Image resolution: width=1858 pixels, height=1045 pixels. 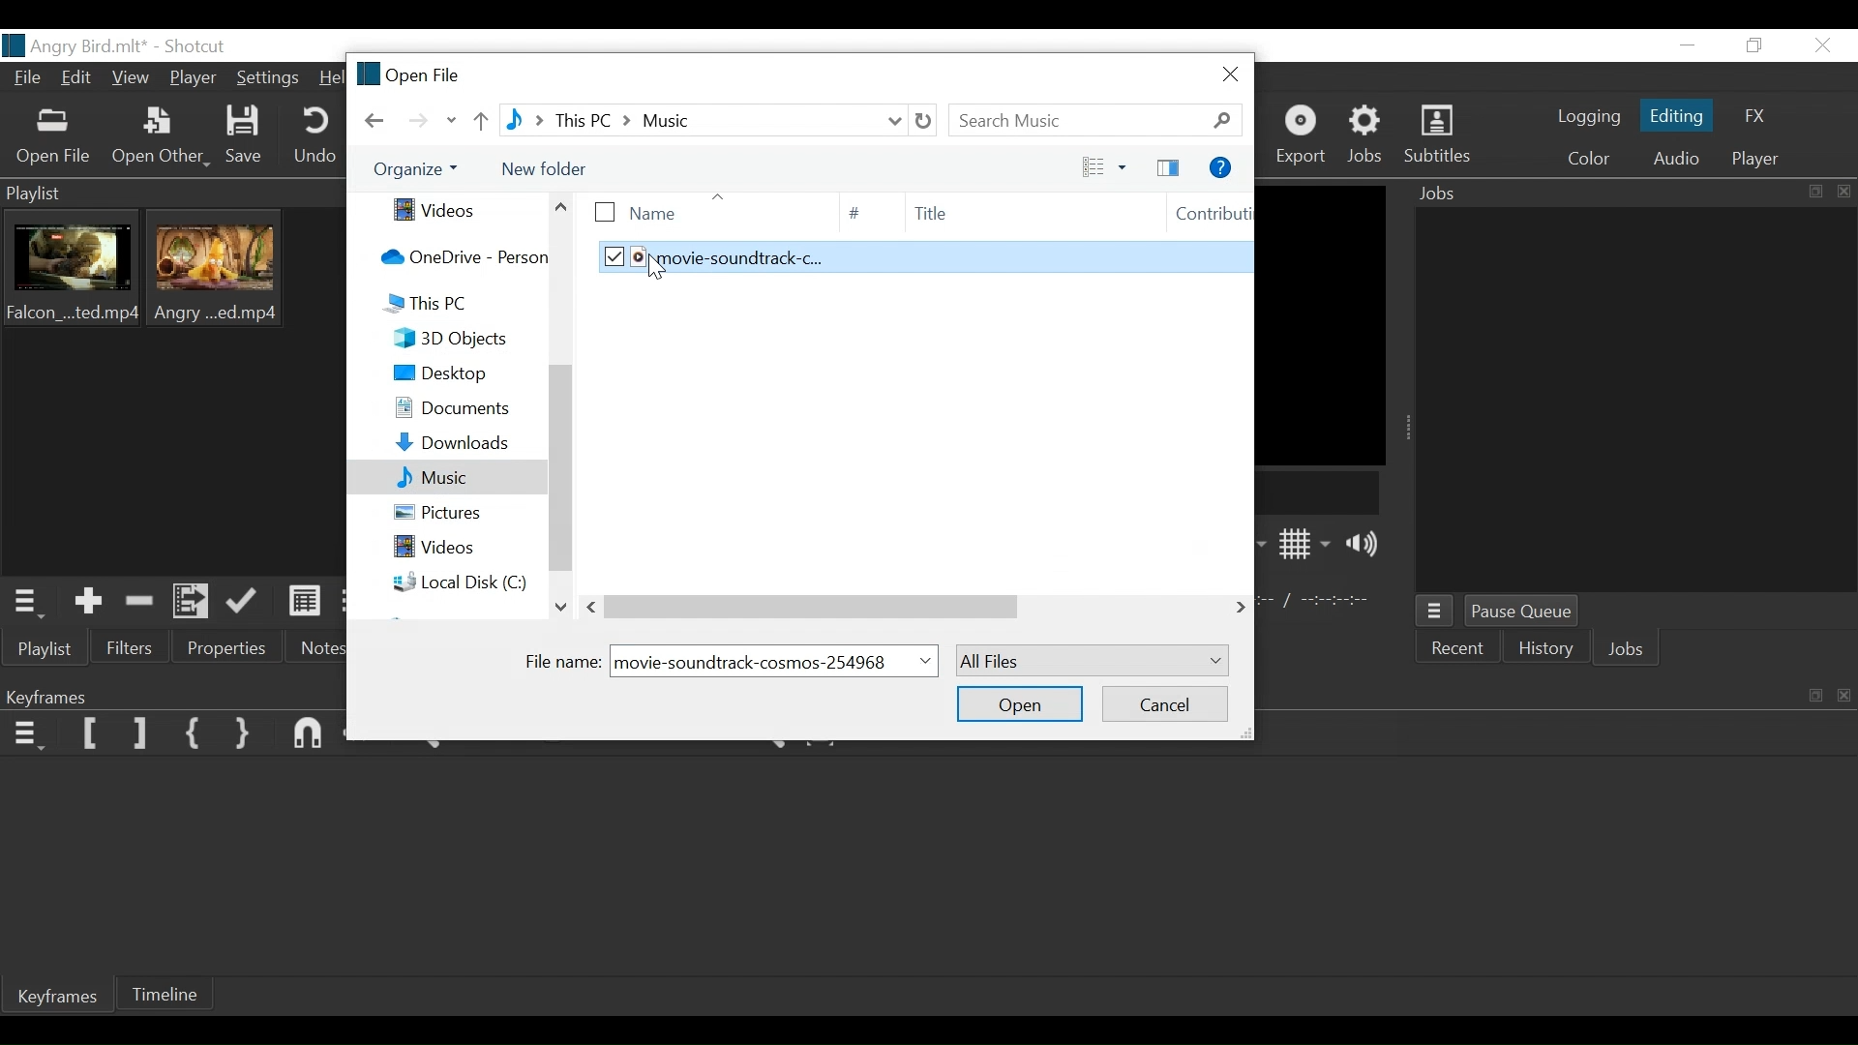 I want to click on Pictures, so click(x=446, y=511).